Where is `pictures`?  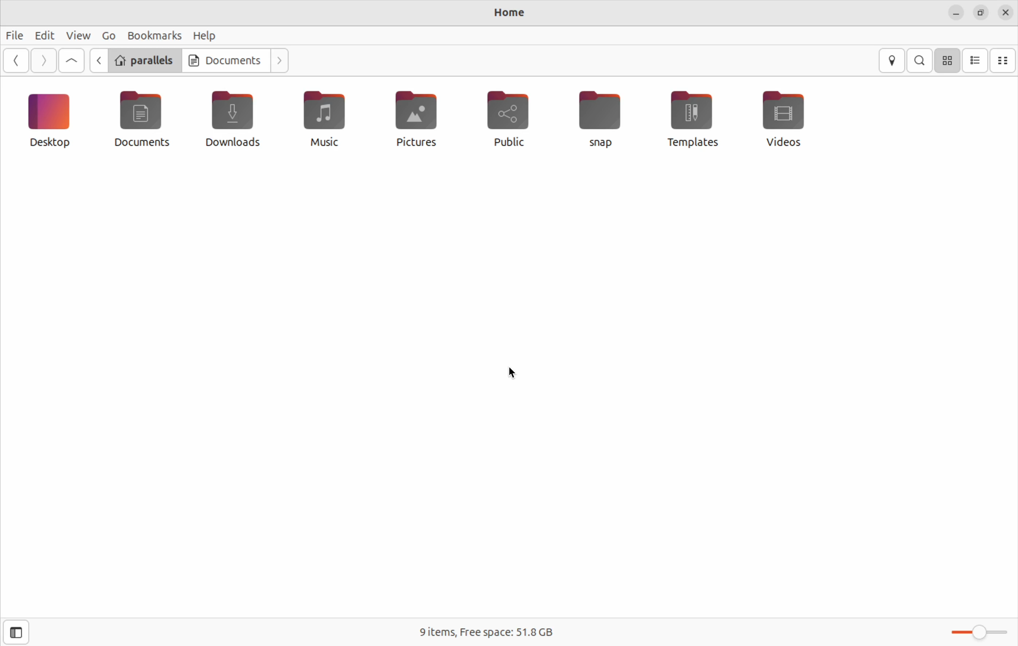
pictures is located at coordinates (414, 123).